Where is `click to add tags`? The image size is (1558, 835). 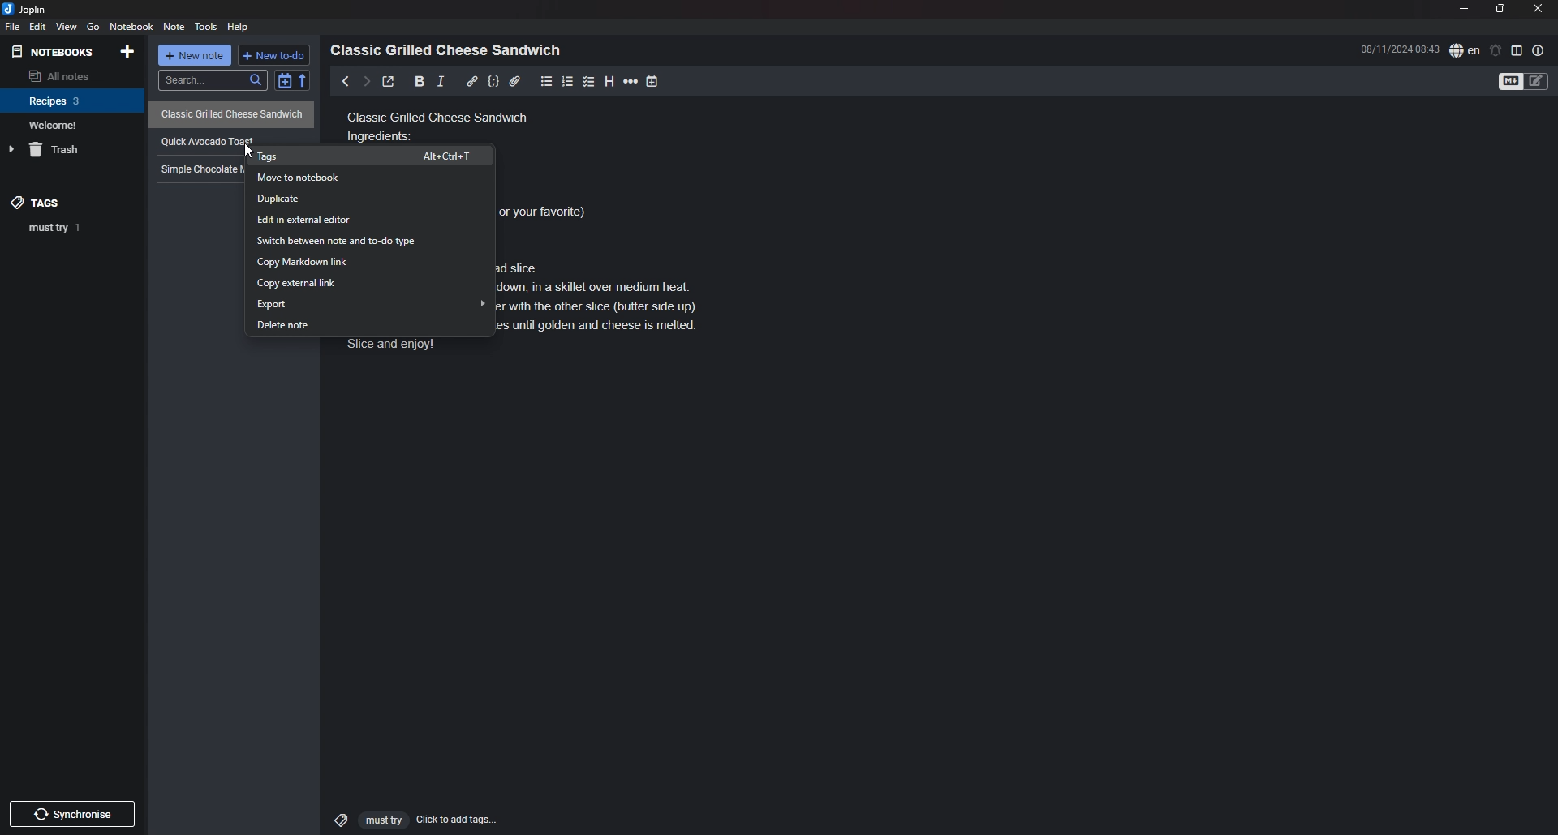
click to add tags is located at coordinates (408, 819).